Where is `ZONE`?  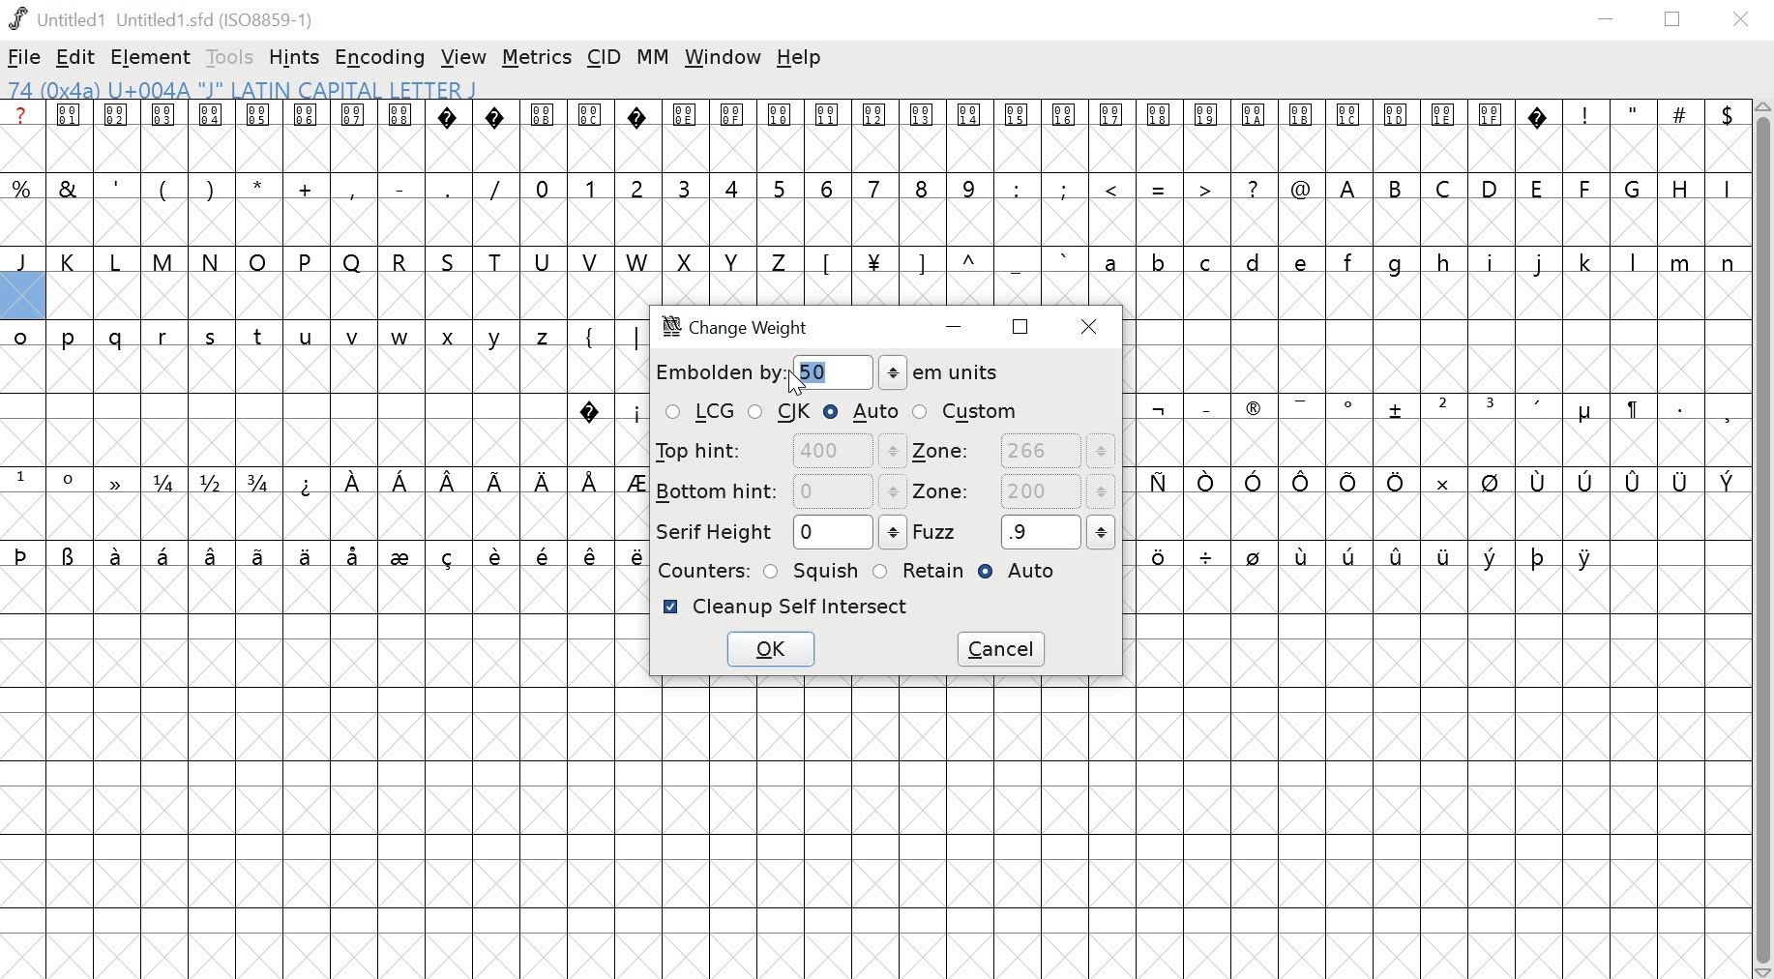 ZONE is located at coordinates (1013, 493).